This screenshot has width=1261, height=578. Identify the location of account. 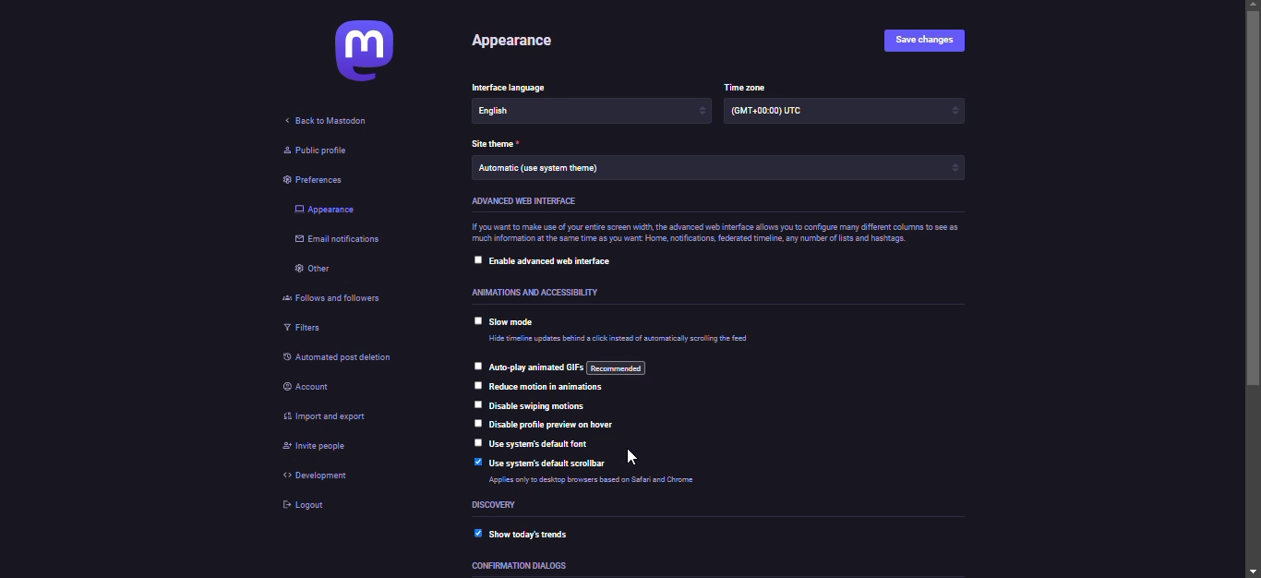
(311, 390).